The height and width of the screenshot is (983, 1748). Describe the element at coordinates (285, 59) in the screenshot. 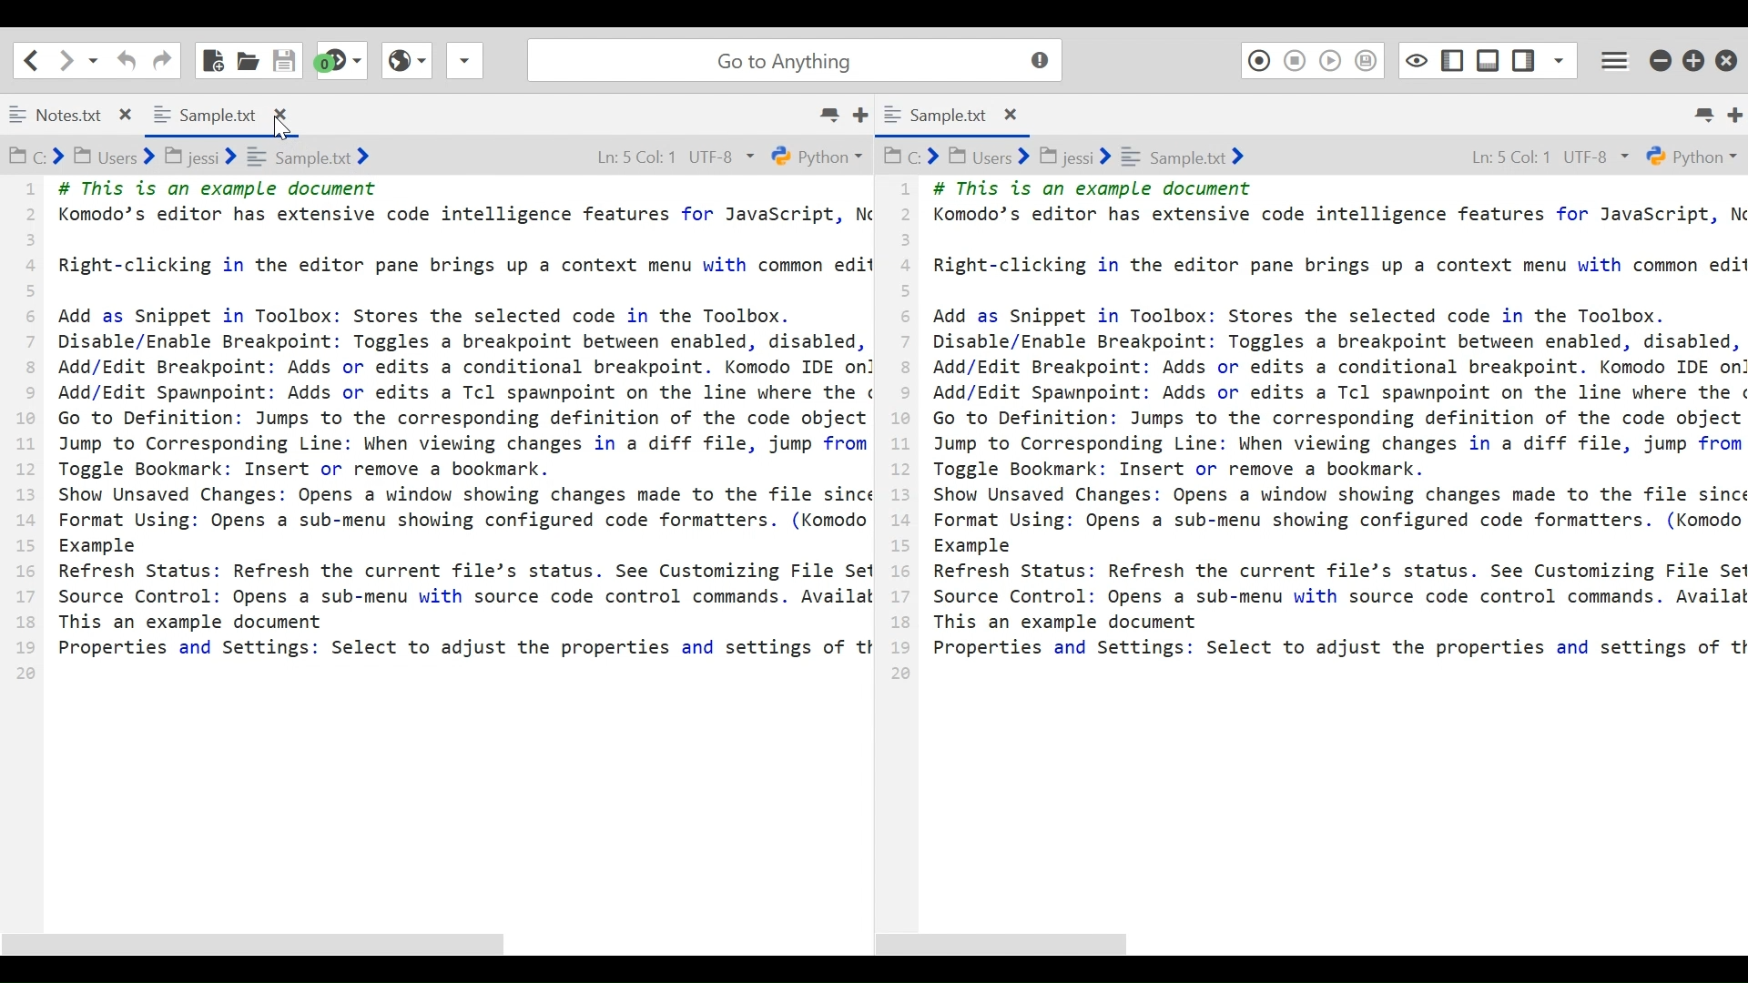

I see `Save File` at that location.